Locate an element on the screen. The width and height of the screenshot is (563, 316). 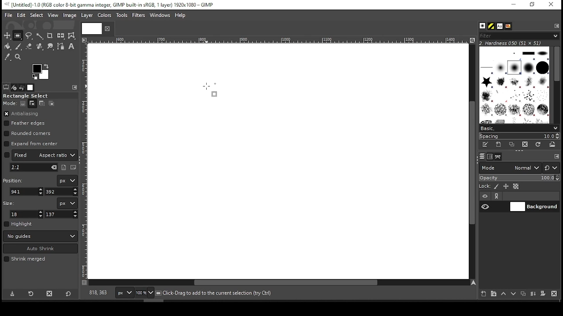
images is located at coordinates (31, 88).